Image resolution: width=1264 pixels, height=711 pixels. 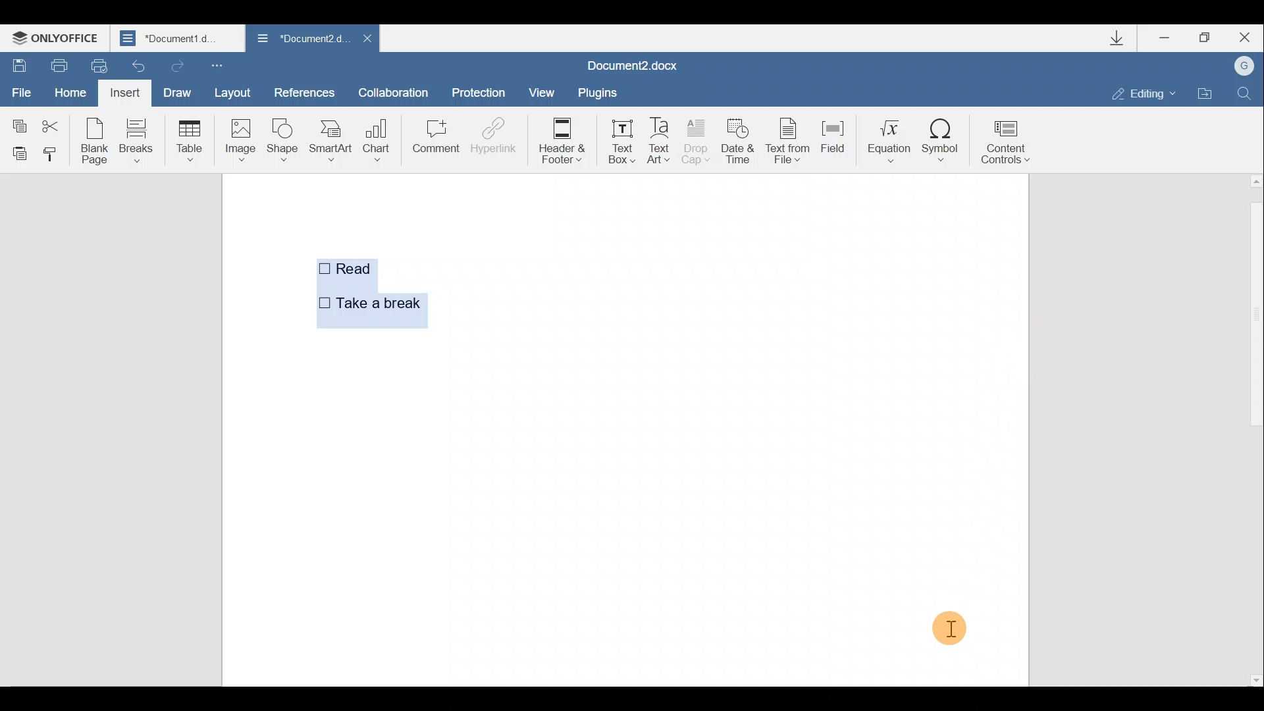 I want to click on Cut, so click(x=55, y=121).